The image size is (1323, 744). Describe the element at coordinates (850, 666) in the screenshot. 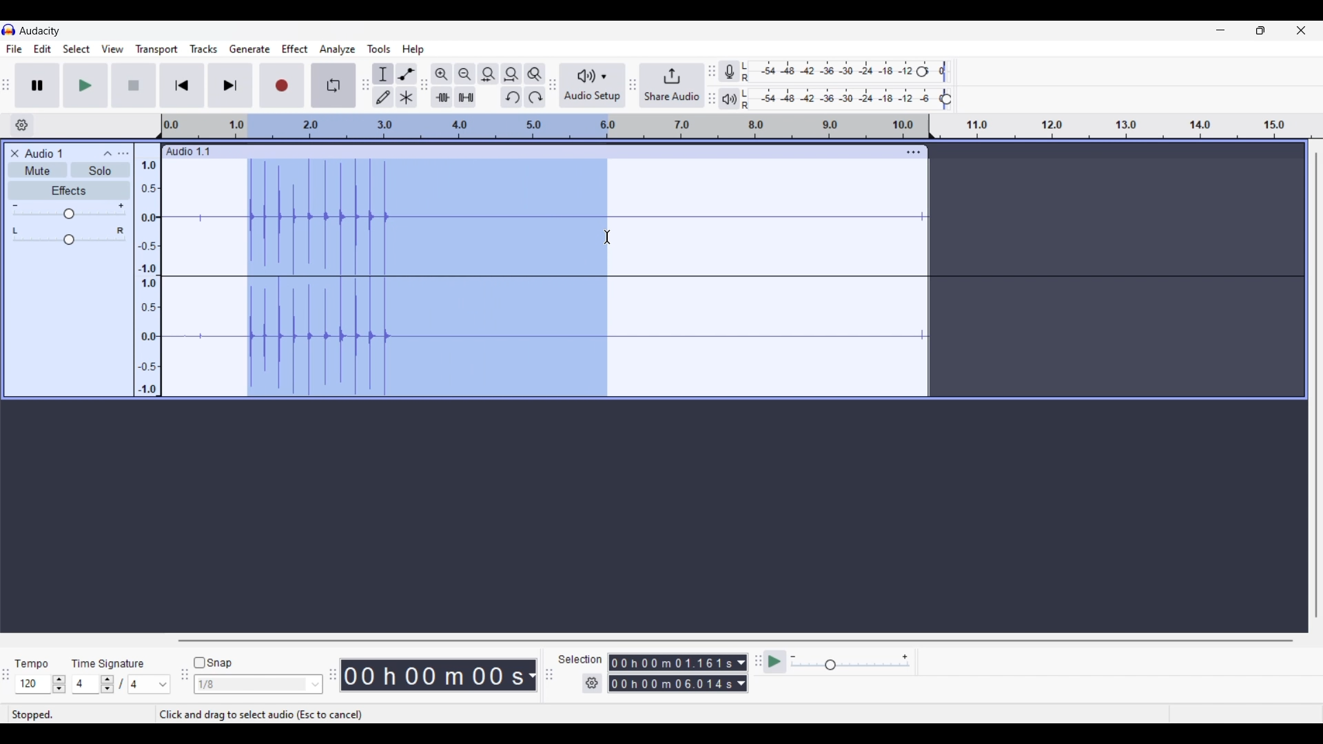

I see `Slider to change playback speed` at that location.